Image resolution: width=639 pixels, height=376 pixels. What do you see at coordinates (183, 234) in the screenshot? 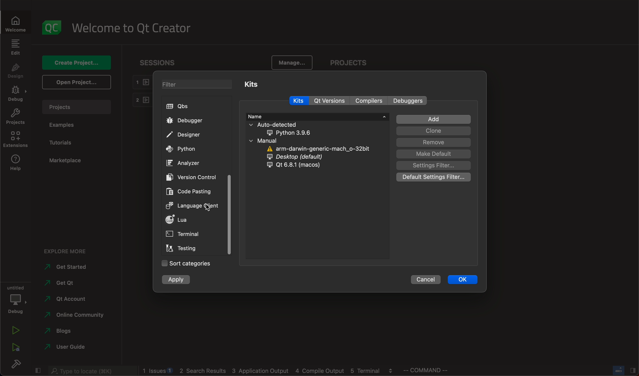
I see `terminal` at bounding box center [183, 234].